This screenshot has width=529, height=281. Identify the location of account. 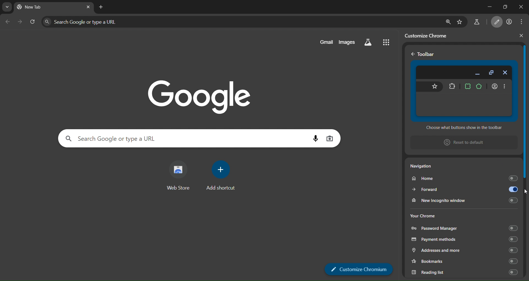
(510, 22).